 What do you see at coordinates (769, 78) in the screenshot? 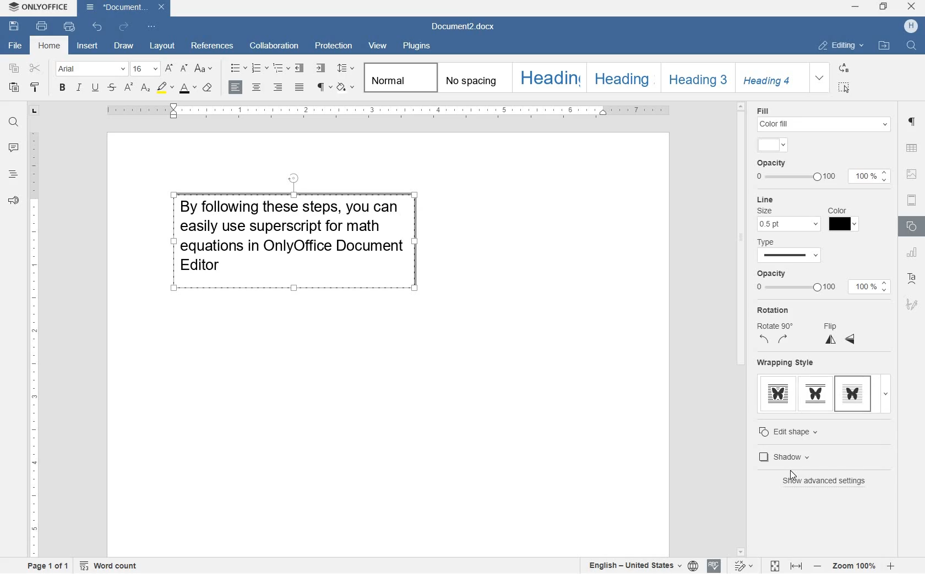
I see `HEADING 4` at bounding box center [769, 78].